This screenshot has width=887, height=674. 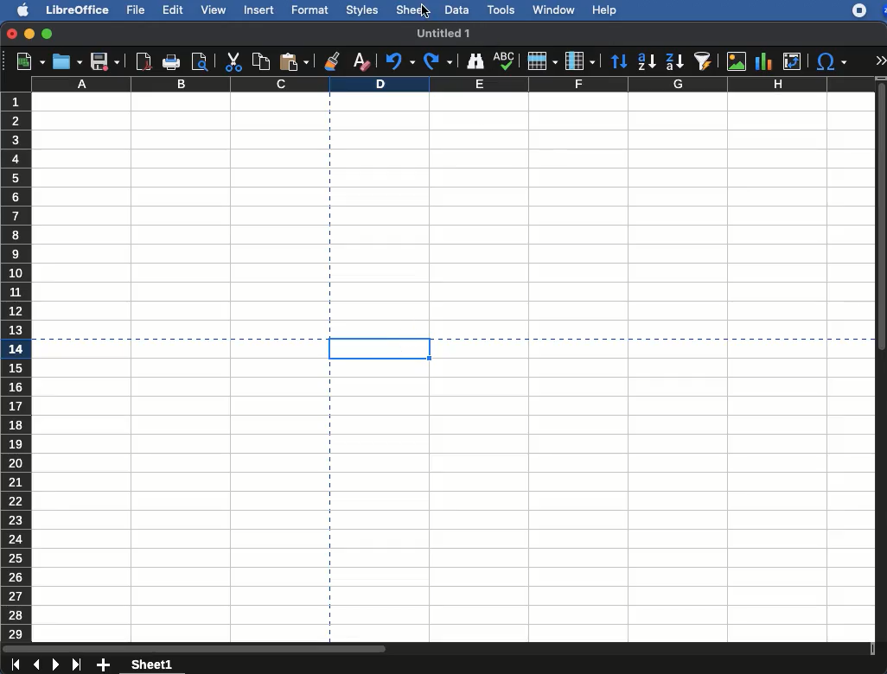 What do you see at coordinates (399, 60) in the screenshot?
I see `undo` at bounding box center [399, 60].